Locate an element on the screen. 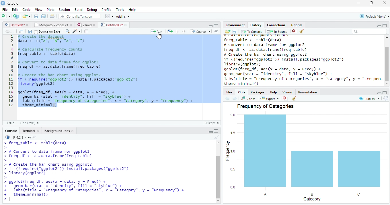 The width and height of the screenshot is (390, 205). Publish is located at coordinates (368, 99).